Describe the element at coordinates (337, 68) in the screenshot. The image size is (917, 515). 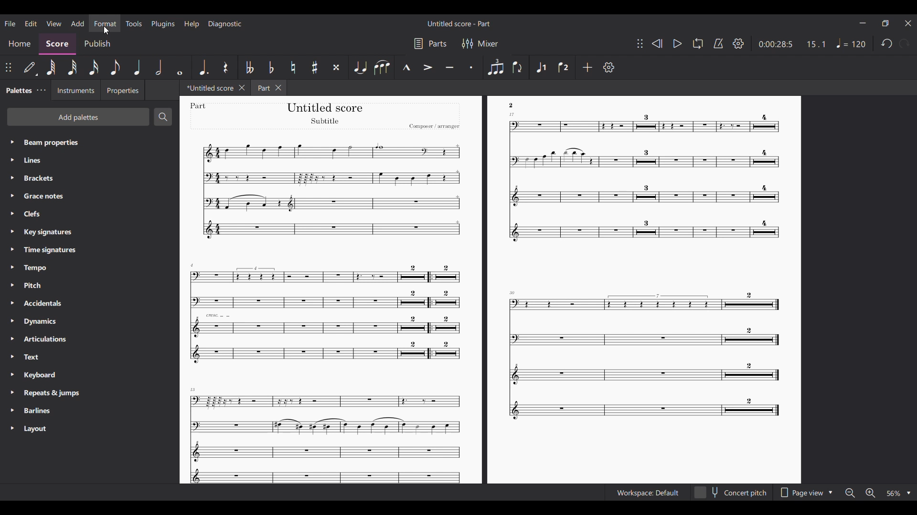
I see `Toggle double sharp` at that location.